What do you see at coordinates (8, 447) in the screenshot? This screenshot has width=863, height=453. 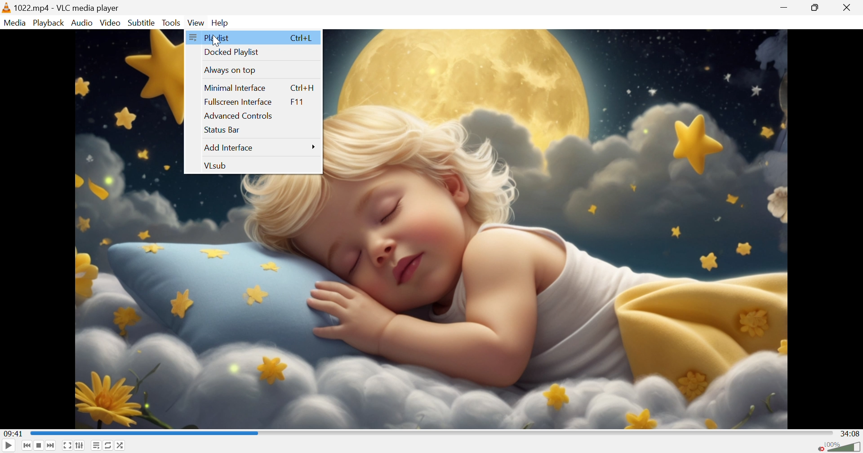 I see `Play` at bounding box center [8, 447].